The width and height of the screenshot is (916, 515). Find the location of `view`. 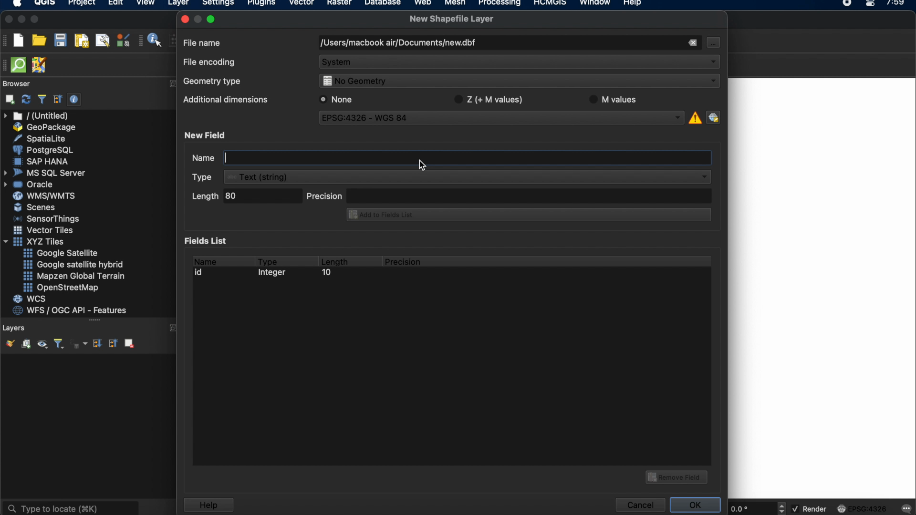

view is located at coordinates (146, 4).